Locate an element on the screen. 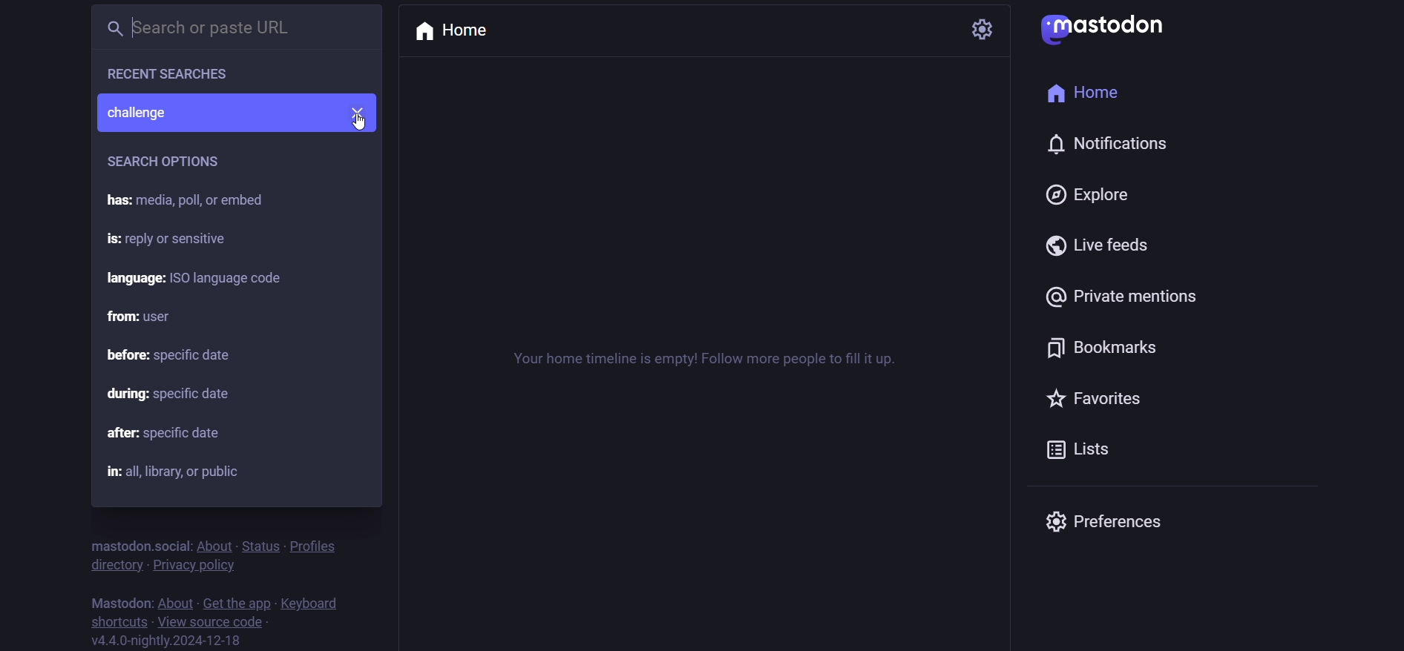  private mention is located at coordinates (1126, 296).